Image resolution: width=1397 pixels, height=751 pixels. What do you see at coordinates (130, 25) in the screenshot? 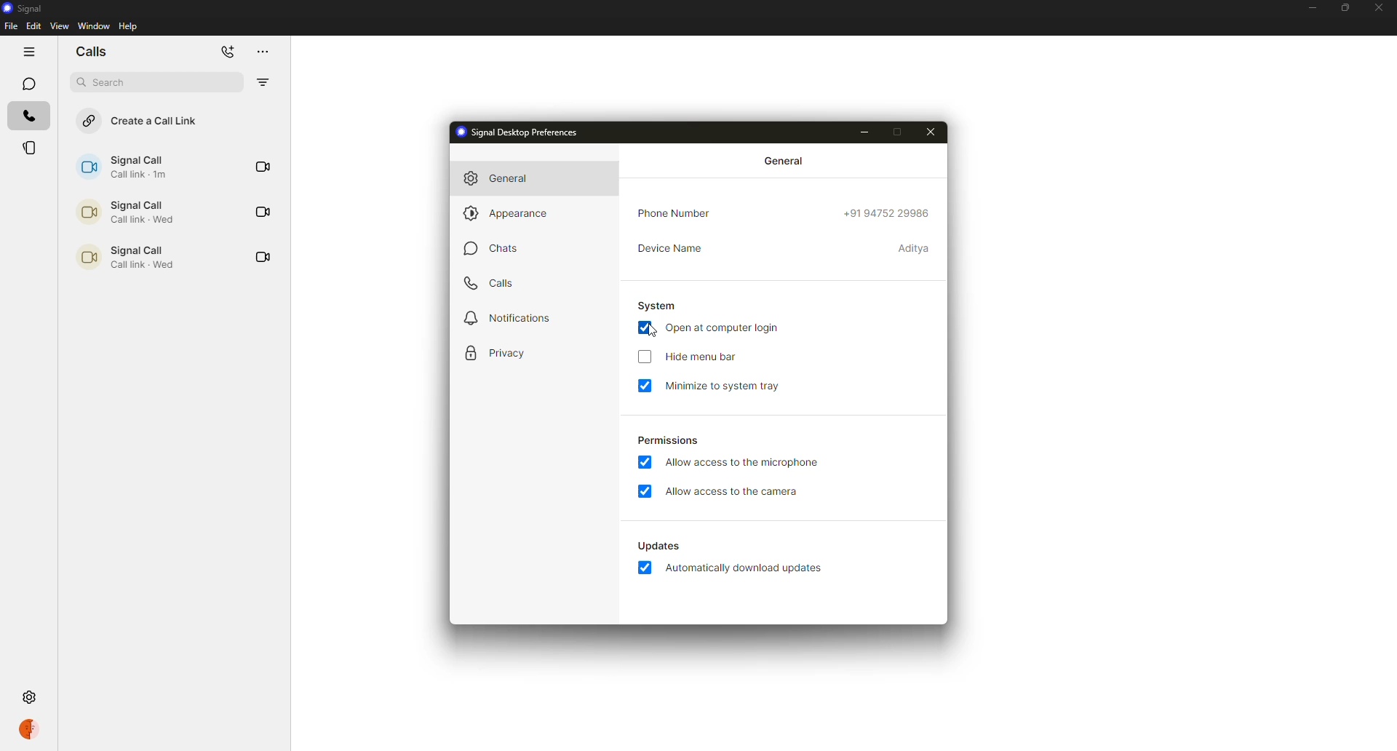
I see `help` at bounding box center [130, 25].